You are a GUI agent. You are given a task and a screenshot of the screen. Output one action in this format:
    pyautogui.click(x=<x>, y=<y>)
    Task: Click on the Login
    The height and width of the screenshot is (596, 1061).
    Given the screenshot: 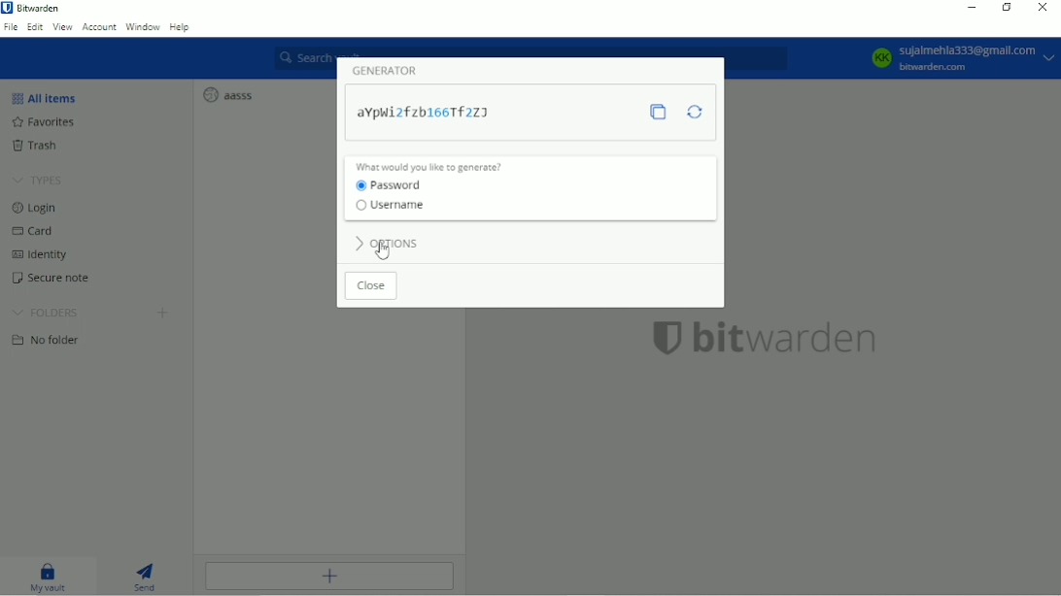 What is the action you would take?
    pyautogui.click(x=35, y=209)
    